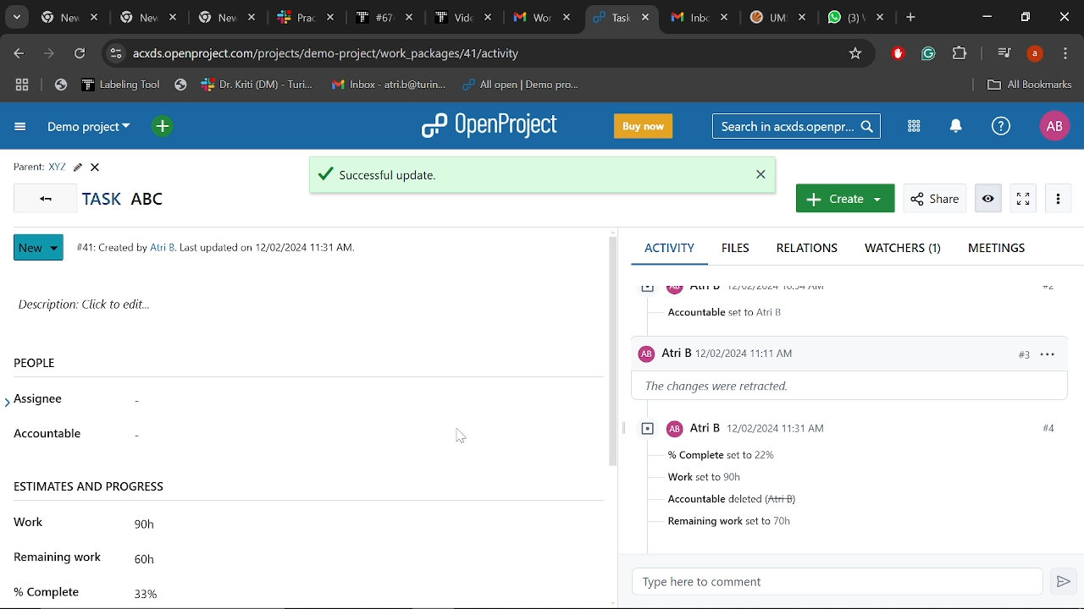 The height and width of the screenshot is (609, 1084). Describe the element at coordinates (342, 396) in the screenshot. I see `Assignee` at that location.